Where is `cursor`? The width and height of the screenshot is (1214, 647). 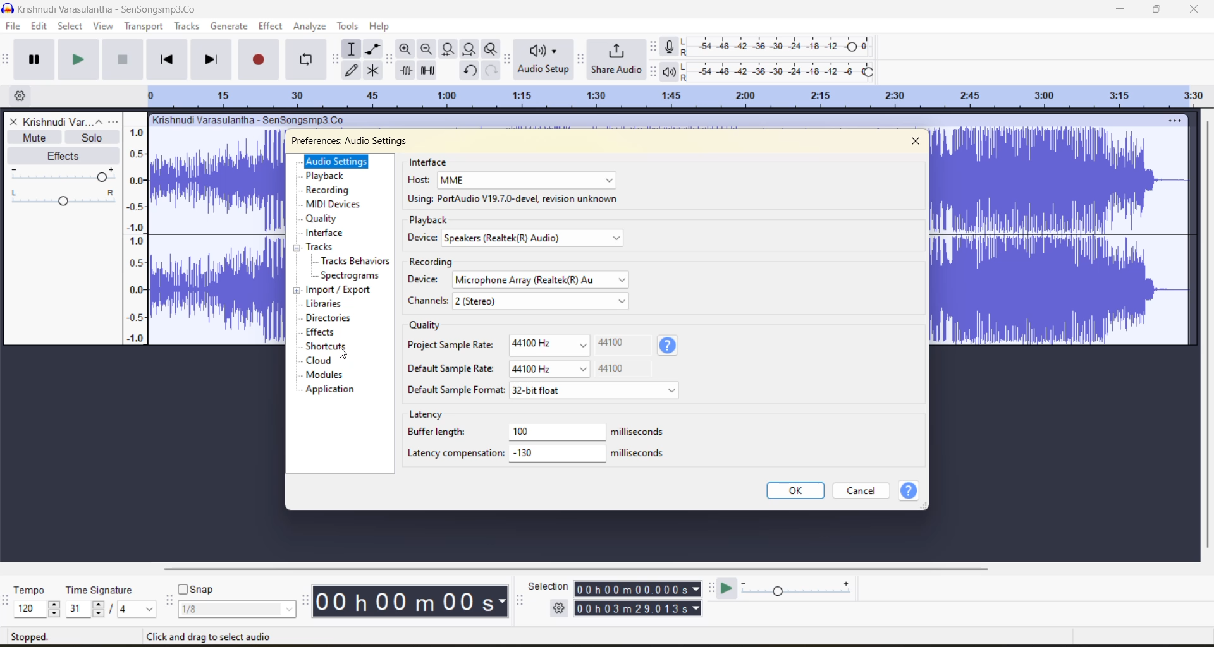
cursor is located at coordinates (344, 352).